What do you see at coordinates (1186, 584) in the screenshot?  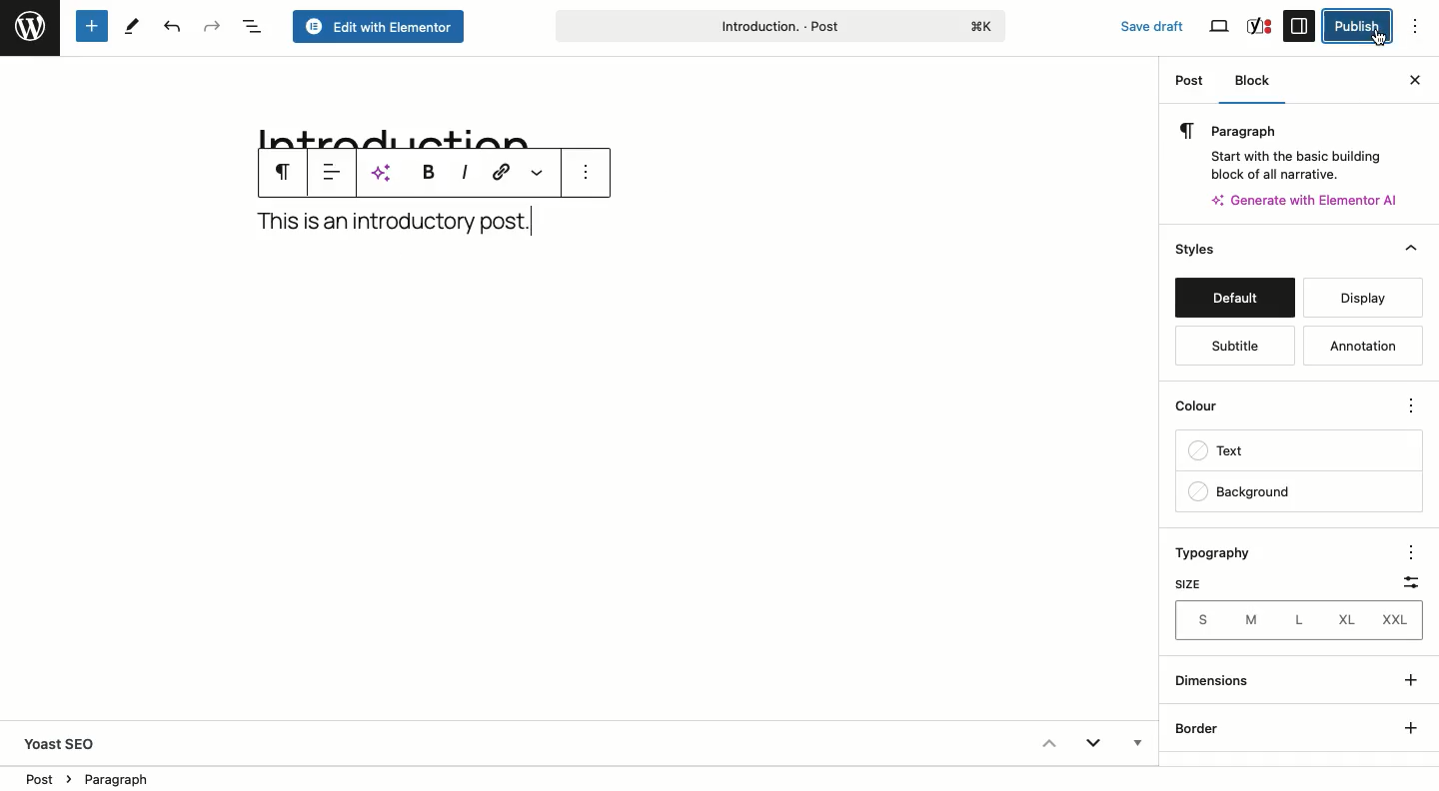 I see `Size` at bounding box center [1186, 584].